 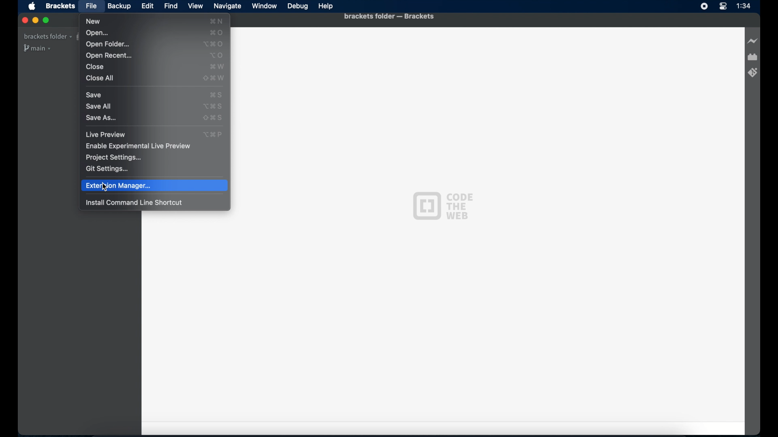 What do you see at coordinates (108, 44) in the screenshot?
I see `Open folder` at bounding box center [108, 44].